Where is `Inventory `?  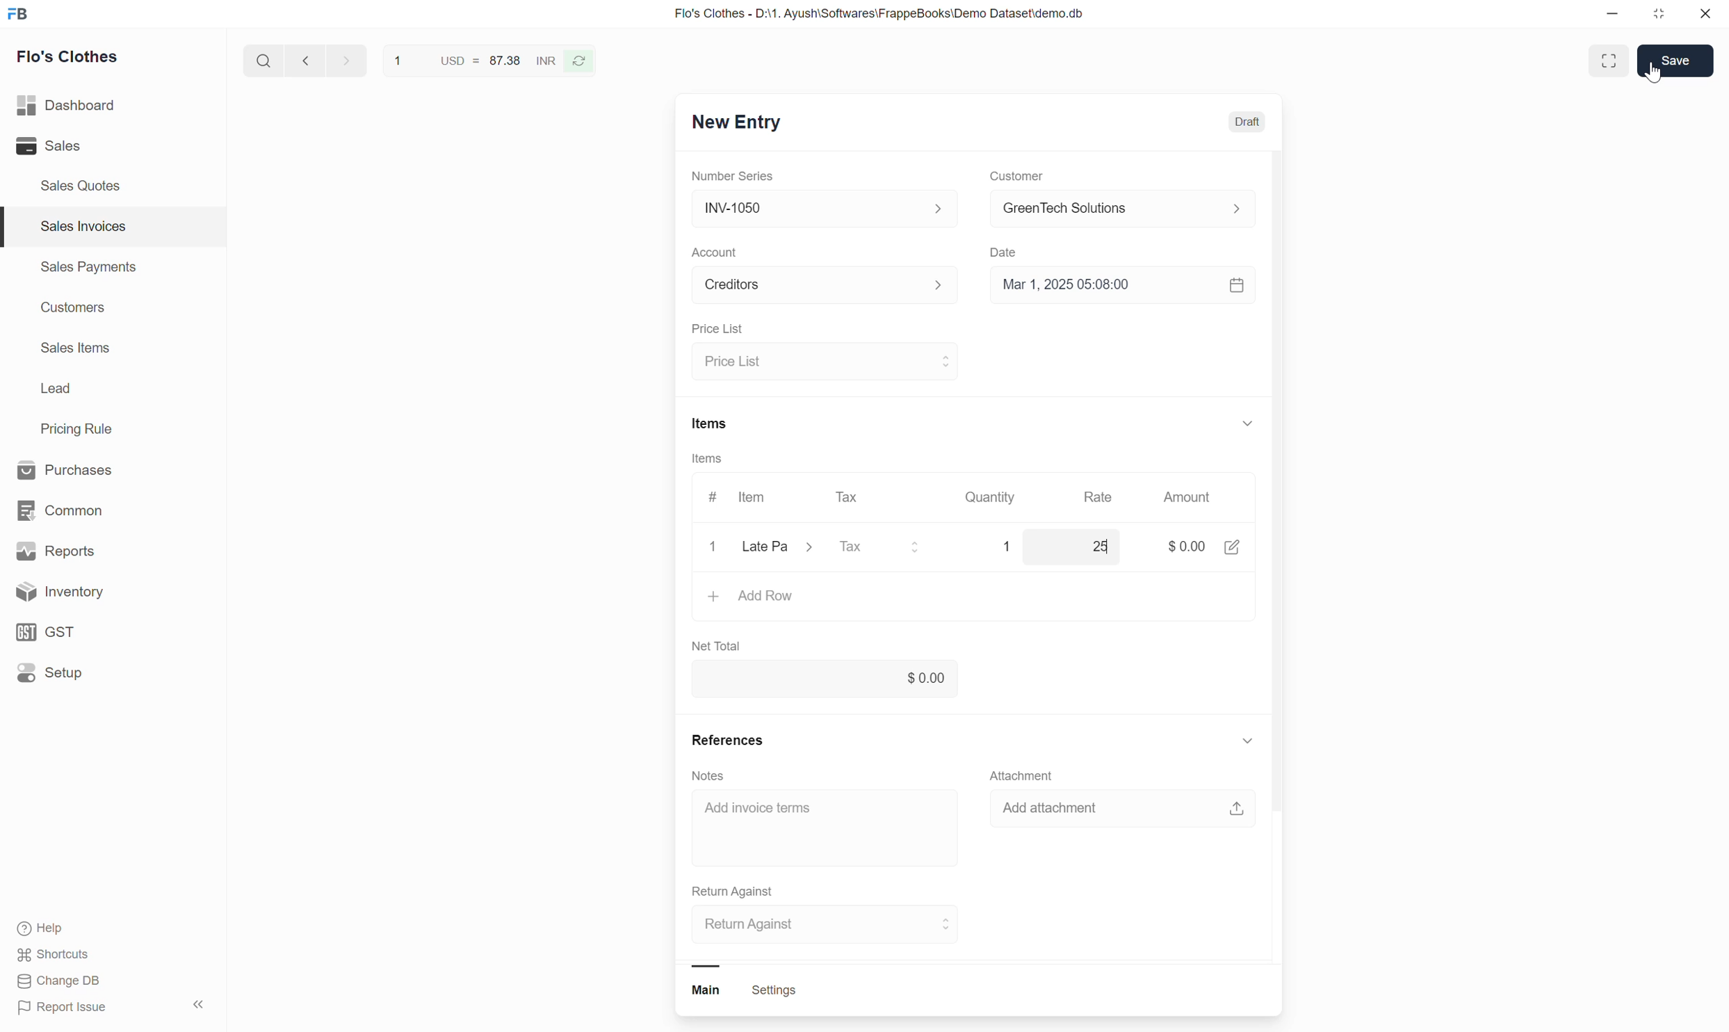
Inventory  is located at coordinates (104, 592).